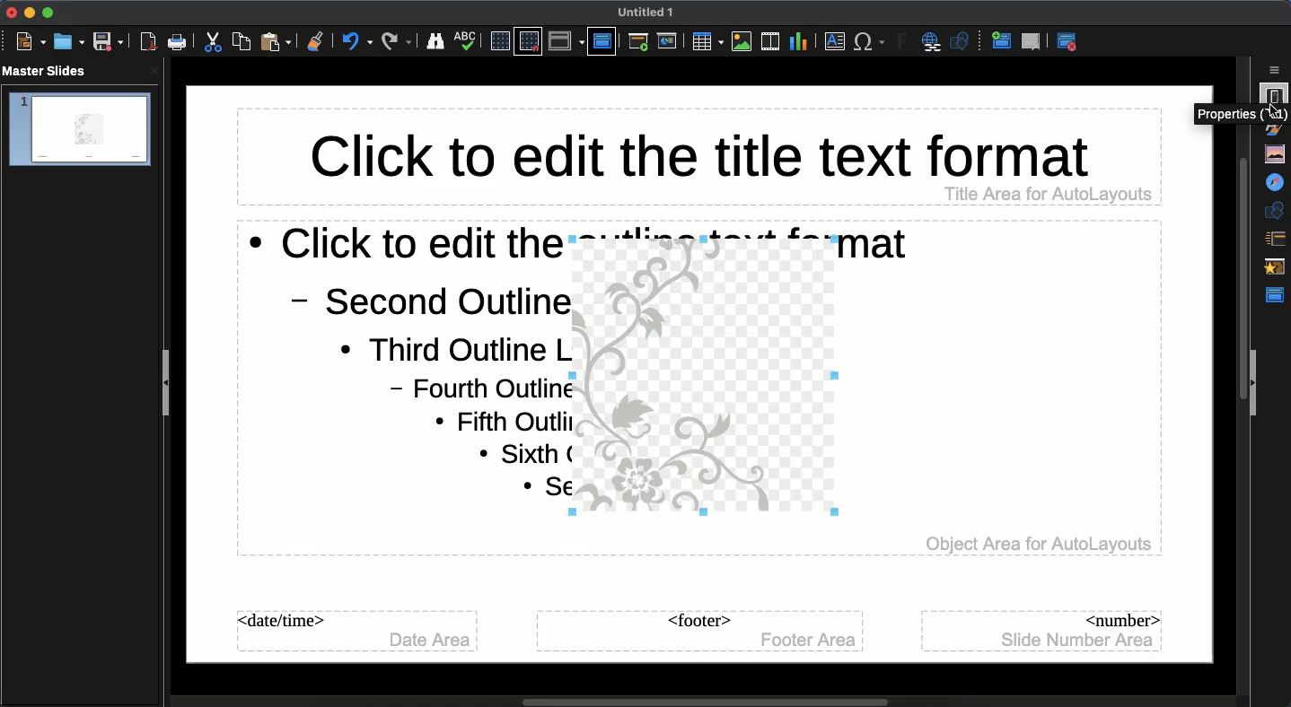  I want to click on New, so click(31, 42).